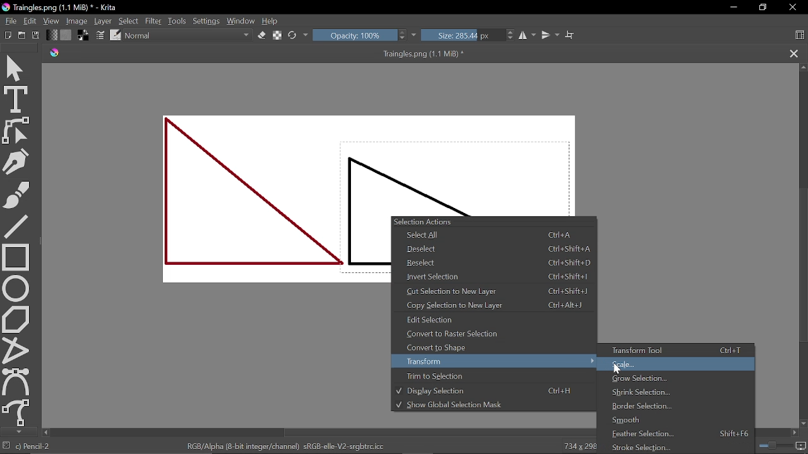 Image resolution: width=808 pixels, height=454 pixels. What do you see at coordinates (16, 130) in the screenshot?
I see `Edit shapes tool` at bounding box center [16, 130].